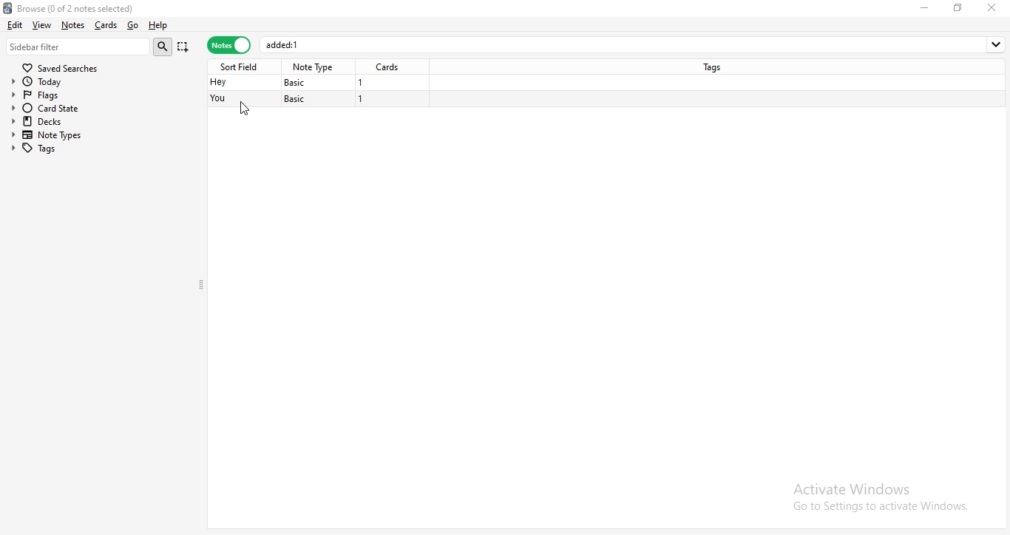 This screenshot has height=535, width=1010. What do you see at coordinates (63, 66) in the screenshot?
I see `saves searches` at bounding box center [63, 66].